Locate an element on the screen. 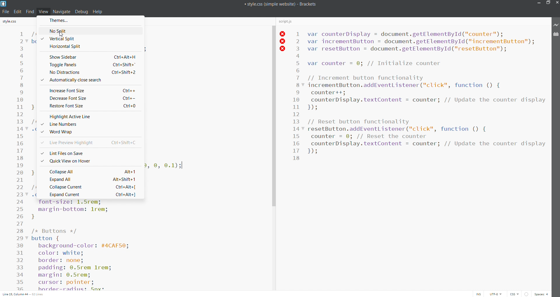 The image size is (560, 297). debug is located at coordinates (81, 11).